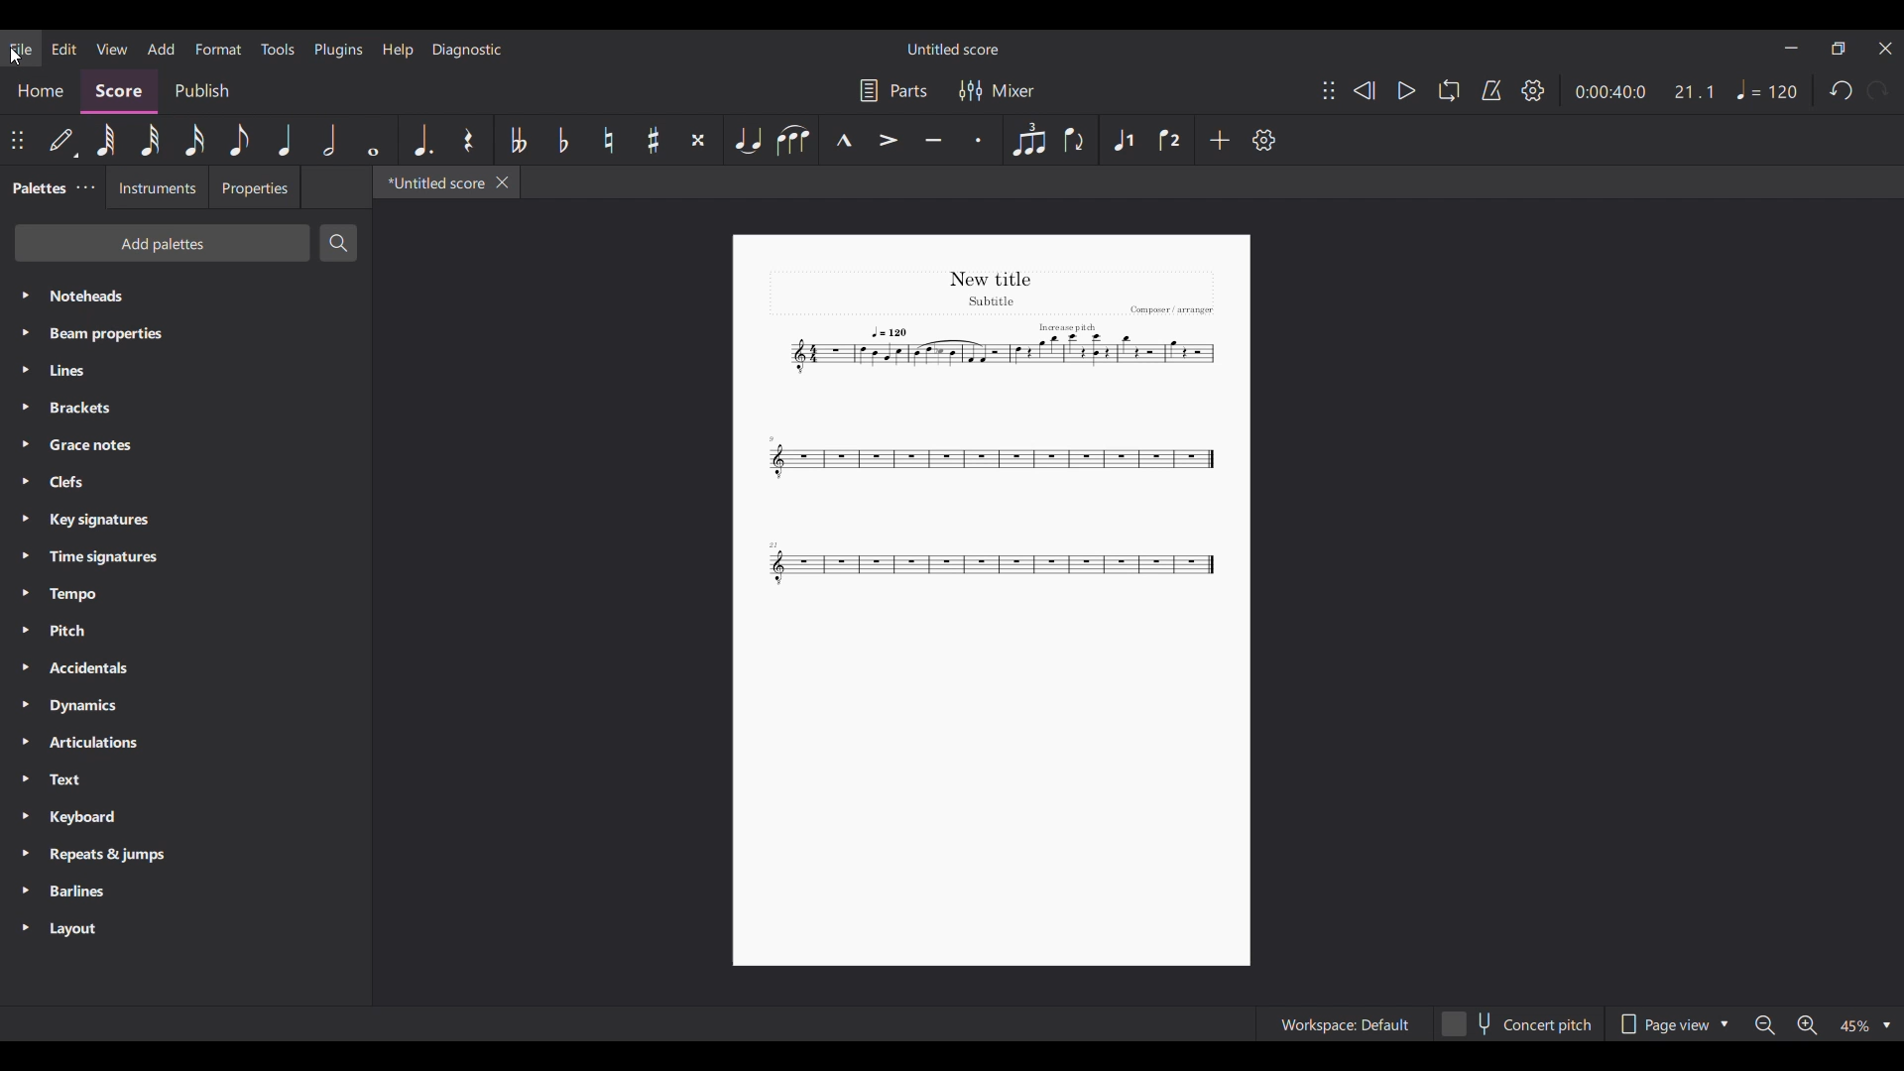 This screenshot has height=1071, width=1904. What do you see at coordinates (609, 140) in the screenshot?
I see `Toggle natural` at bounding box center [609, 140].